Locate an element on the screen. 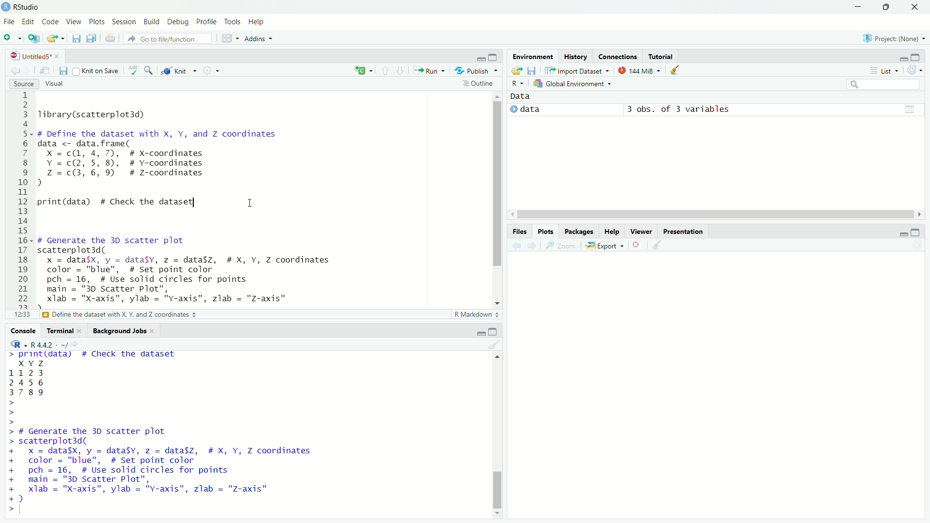  go to next section/chunk is located at coordinates (402, 73).